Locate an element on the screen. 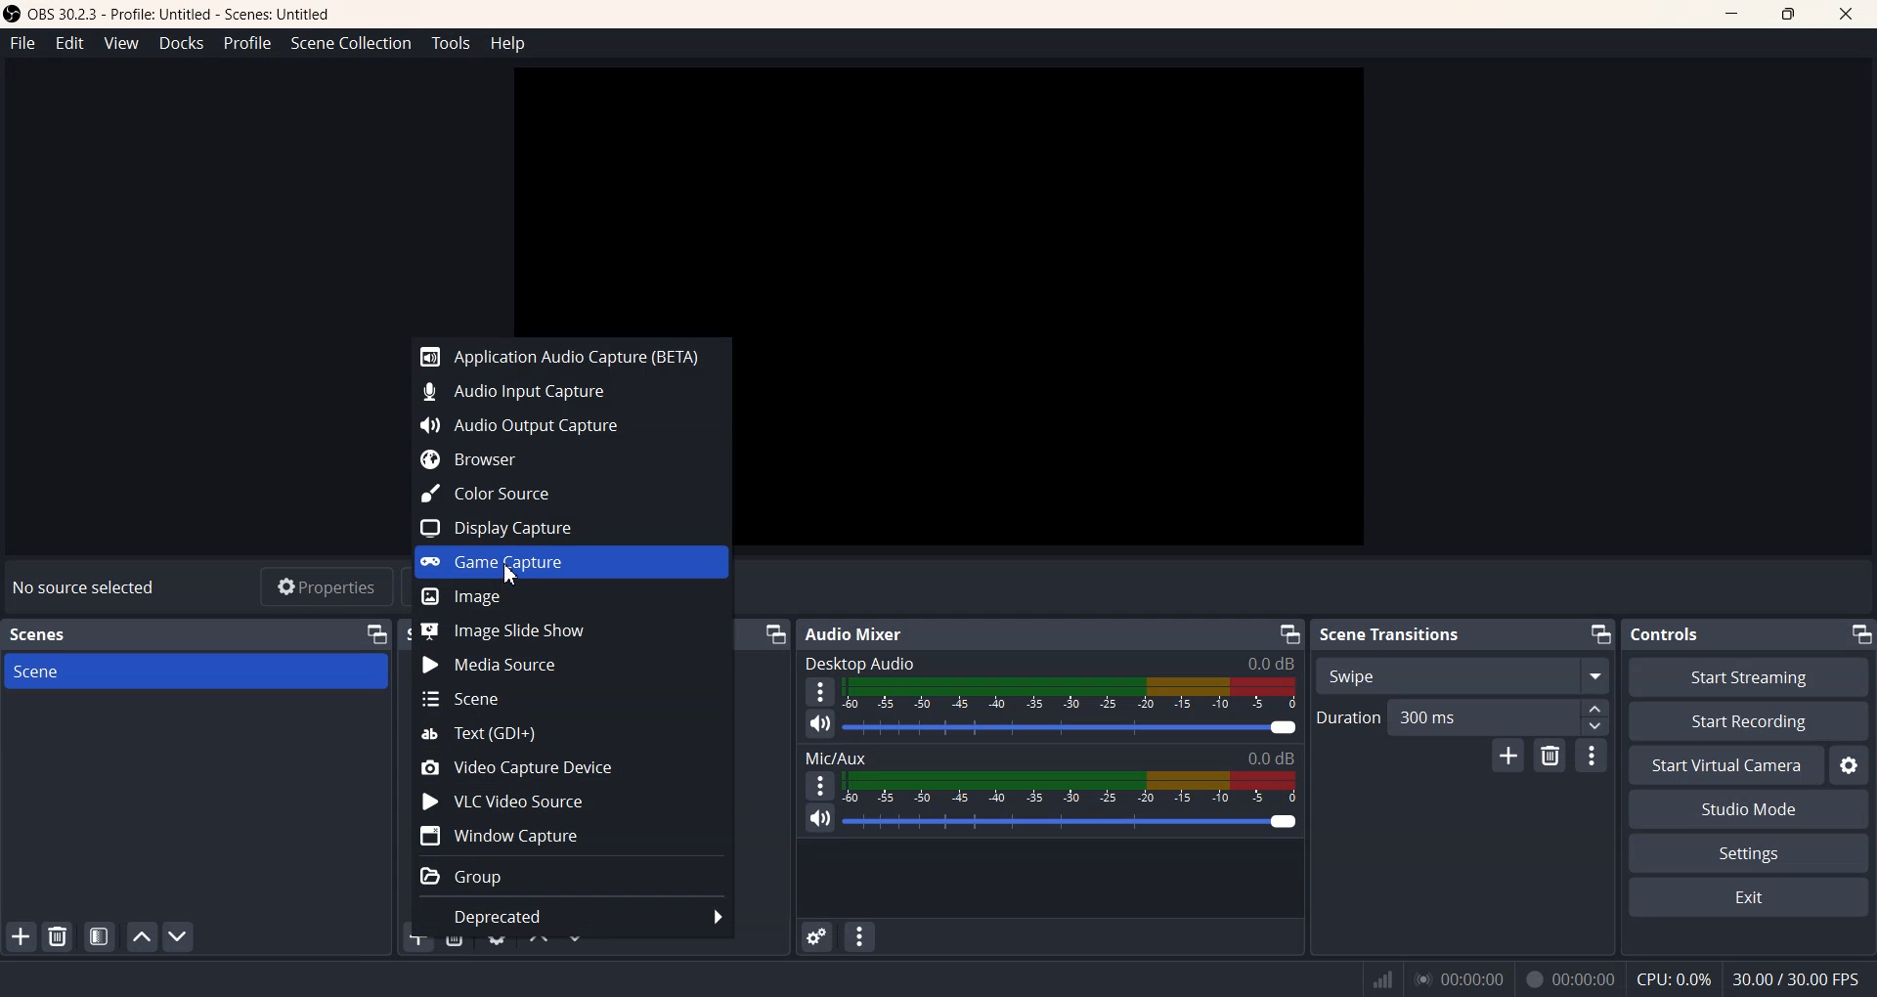 This screenshot has height=997, width=1877. Text is located at coordinates (570, 734).